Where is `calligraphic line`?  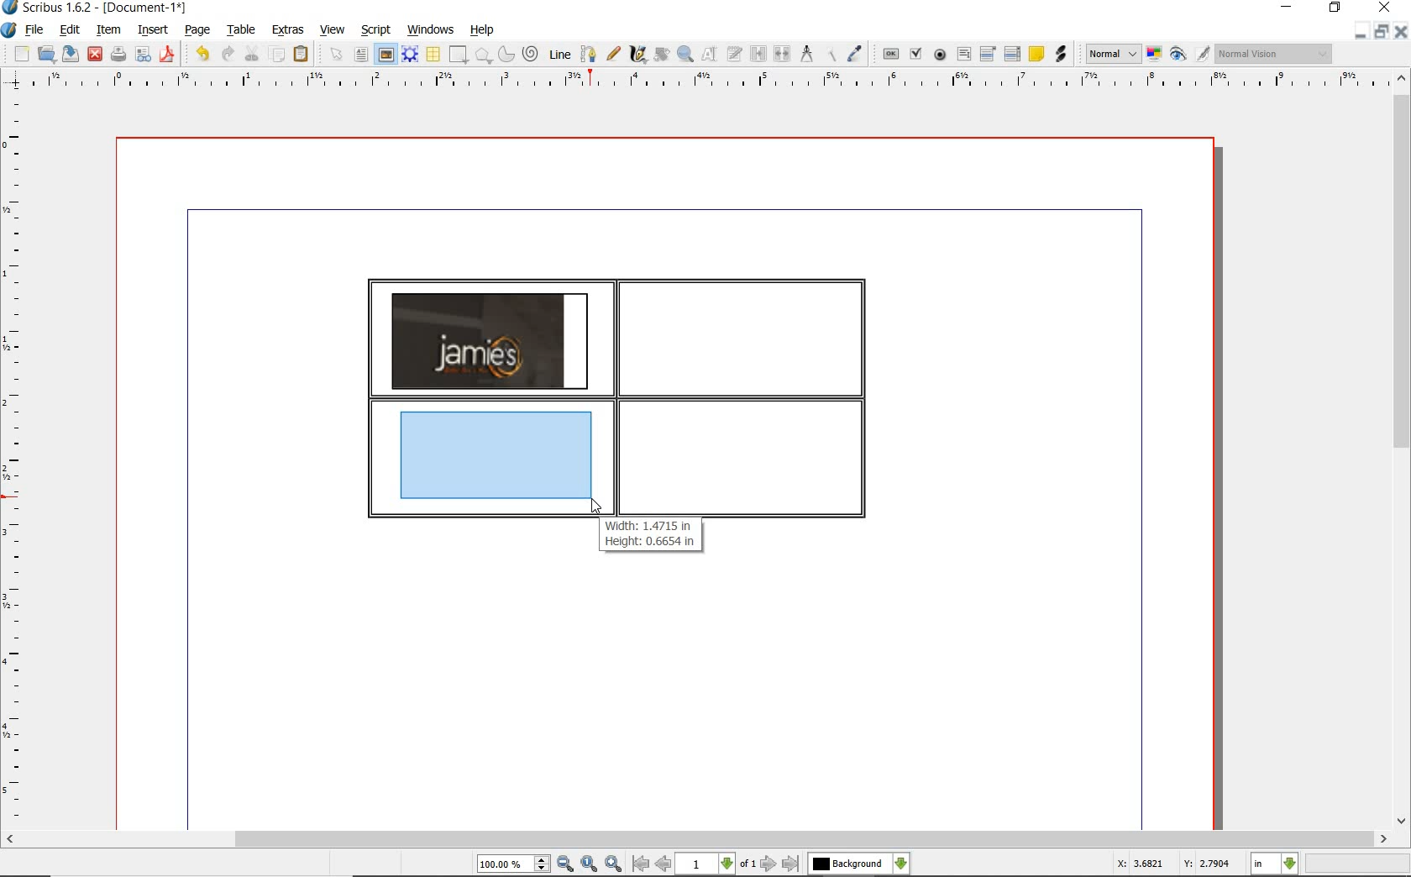 calligraphic line is located at coordinates (638, 55).